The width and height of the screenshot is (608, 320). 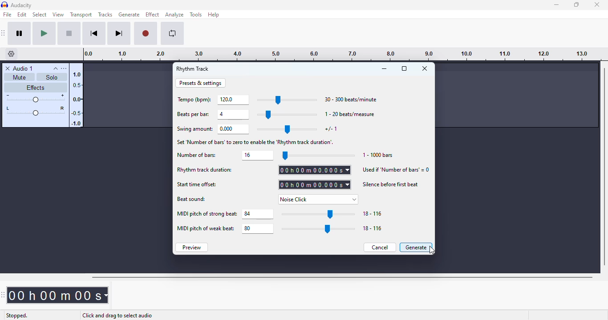 What do you see at coordinates (35, 88) in the screenshot?
I see `effects` at bounding box center [35, 88].